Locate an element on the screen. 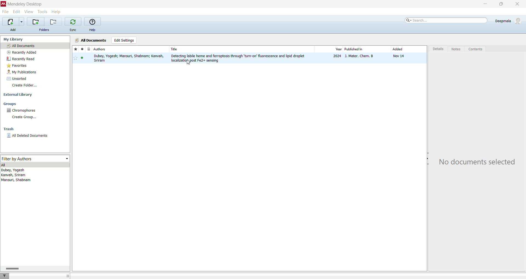  edit settings is located at coordinates (124, 40).